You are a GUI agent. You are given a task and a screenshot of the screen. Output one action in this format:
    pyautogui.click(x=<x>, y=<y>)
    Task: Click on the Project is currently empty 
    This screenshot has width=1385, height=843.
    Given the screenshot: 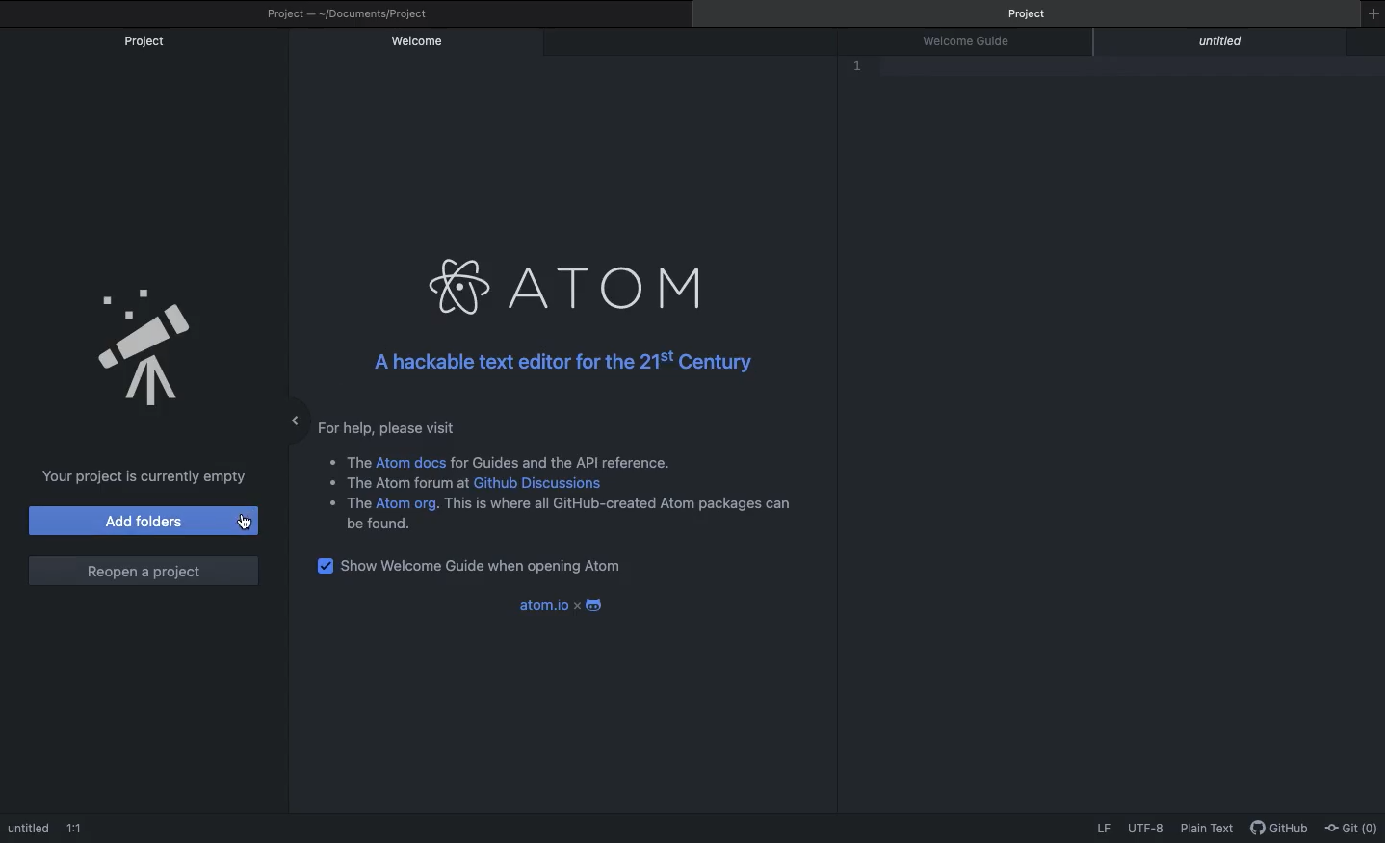 What is the action you would take?
    pyautogui.click(x=143, y=478)
    